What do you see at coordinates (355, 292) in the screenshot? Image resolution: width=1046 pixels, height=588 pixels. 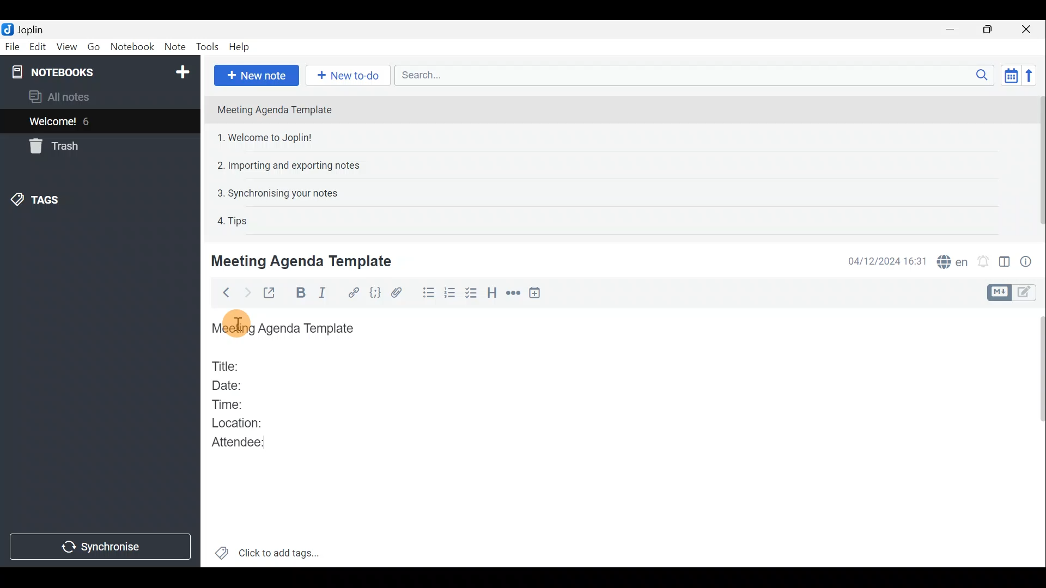 I see `Hyperlink` at bounding box center [355, 292].